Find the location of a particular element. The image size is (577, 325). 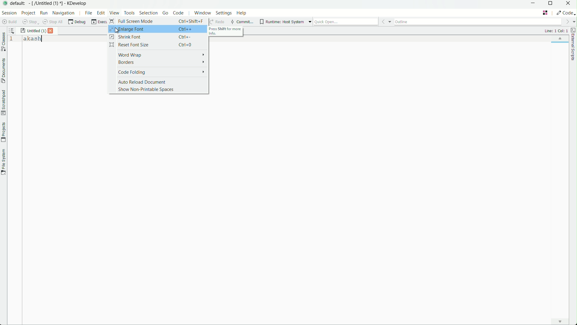

press shift for more info is located at coordinates (226, 32).